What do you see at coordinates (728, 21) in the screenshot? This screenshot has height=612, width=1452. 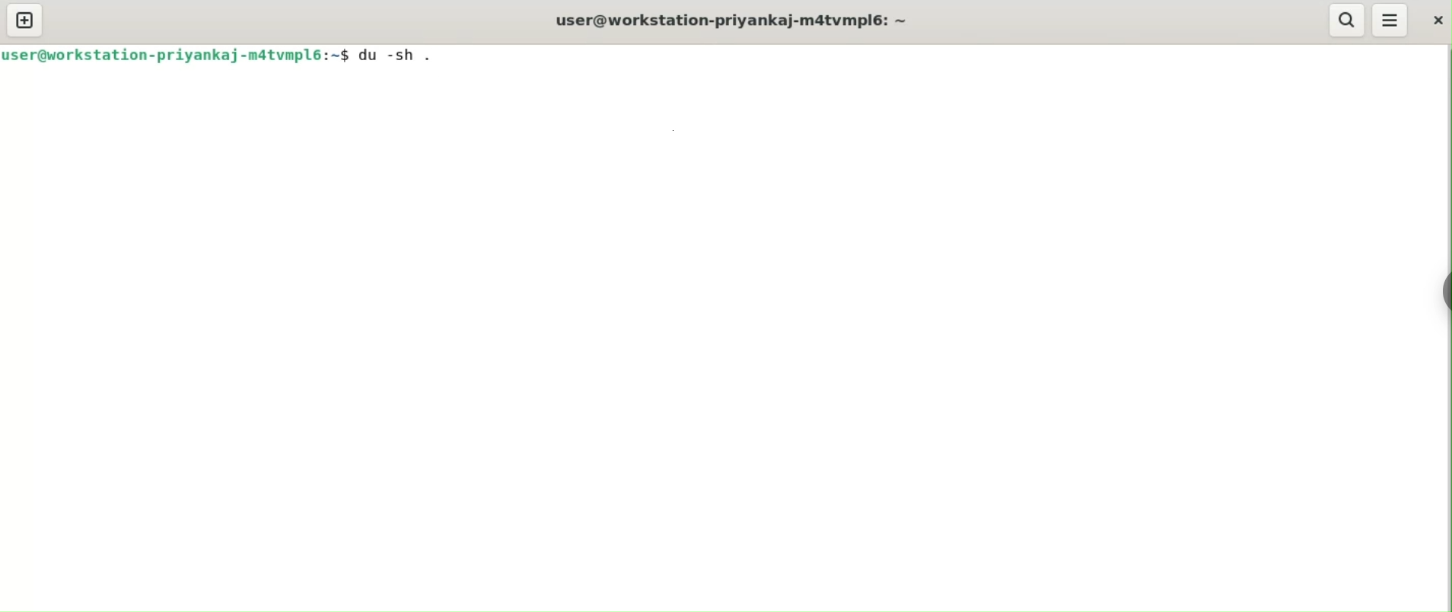 I see `user@workstation-priyankaj-m4tvmlp6:~` at bounding box center [728, 21].